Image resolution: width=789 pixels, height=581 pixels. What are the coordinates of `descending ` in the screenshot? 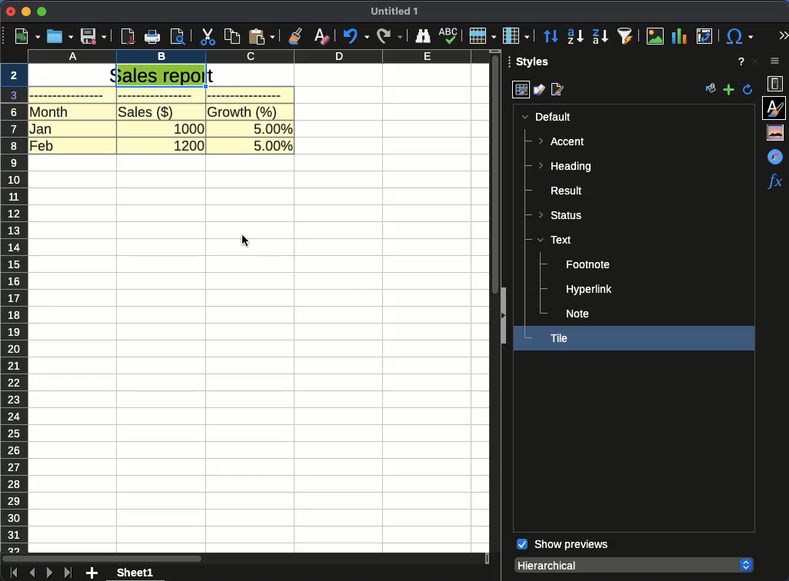 It's located at (601, 37).